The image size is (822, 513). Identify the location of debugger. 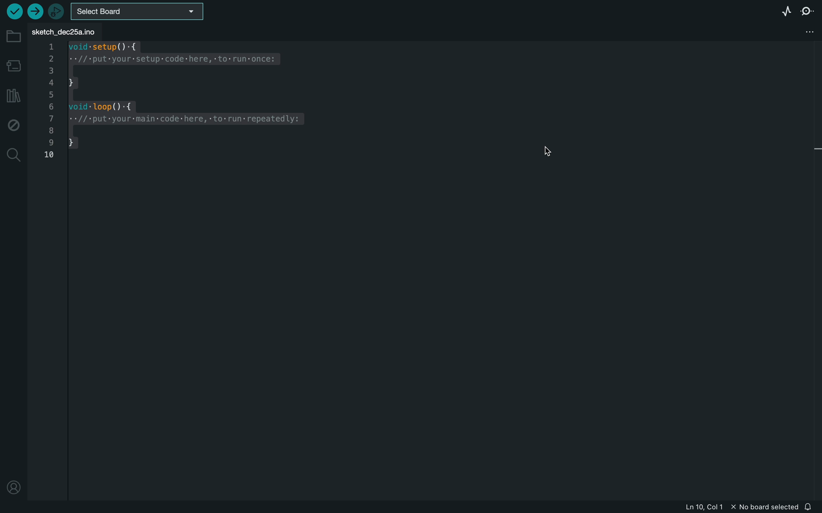
(57, 12).